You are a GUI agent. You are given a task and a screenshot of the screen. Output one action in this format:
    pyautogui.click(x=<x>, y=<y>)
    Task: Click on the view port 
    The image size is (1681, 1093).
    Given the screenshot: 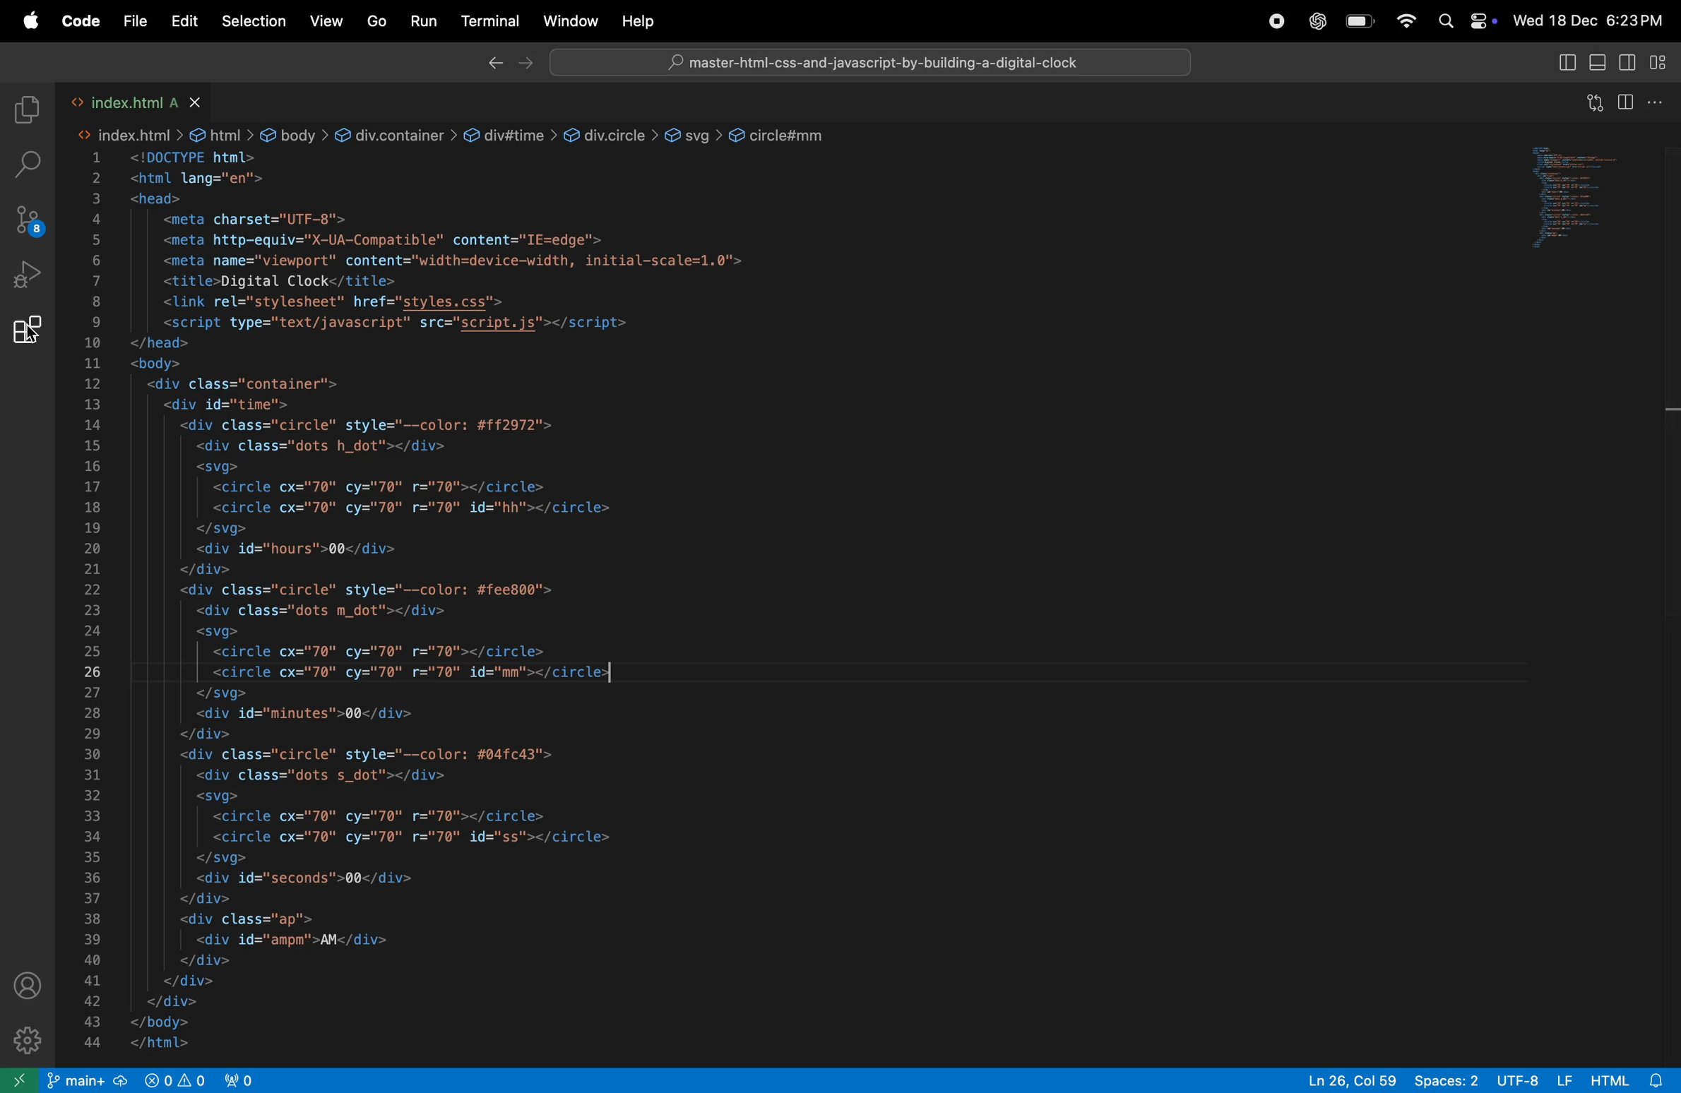 What is the action you would take?
    pyautogui.click(x=247, y=1079)
    